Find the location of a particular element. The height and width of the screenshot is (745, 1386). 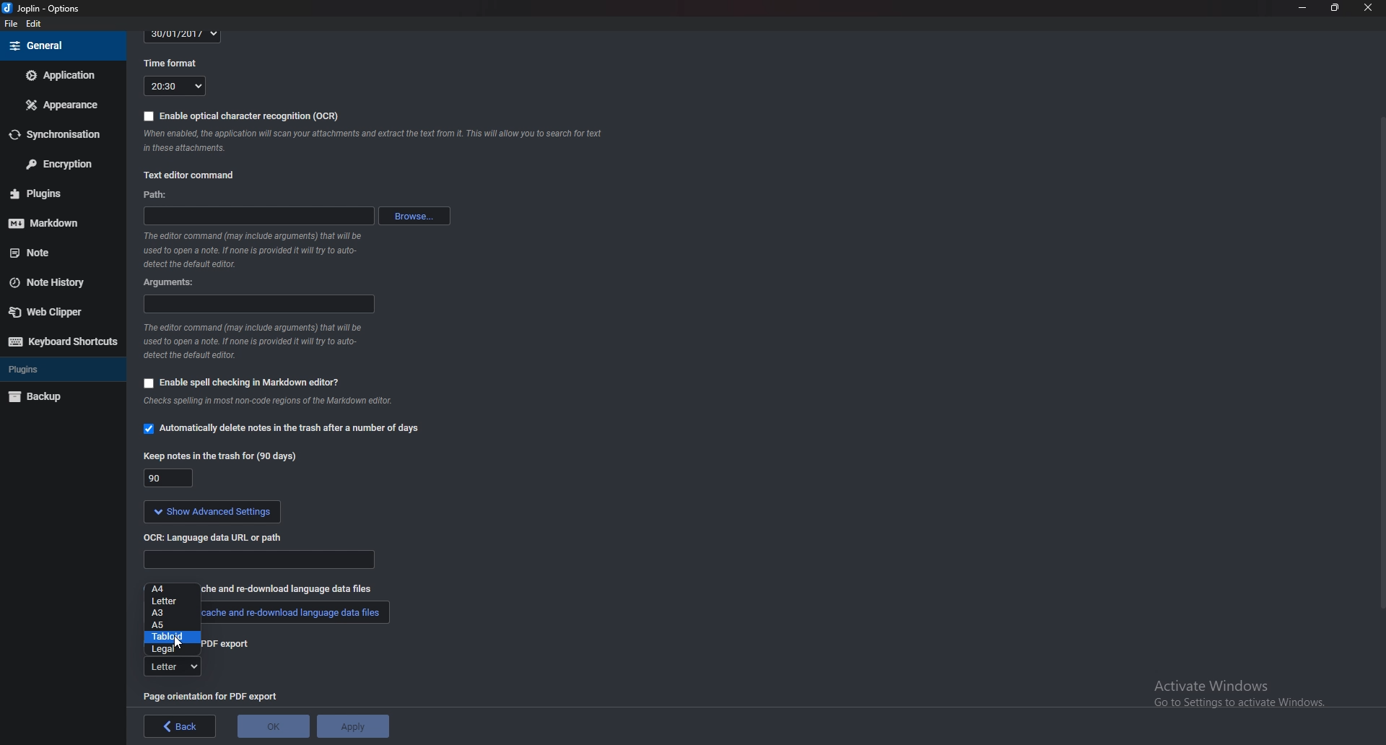

edit is located at coordinates (34, 25).